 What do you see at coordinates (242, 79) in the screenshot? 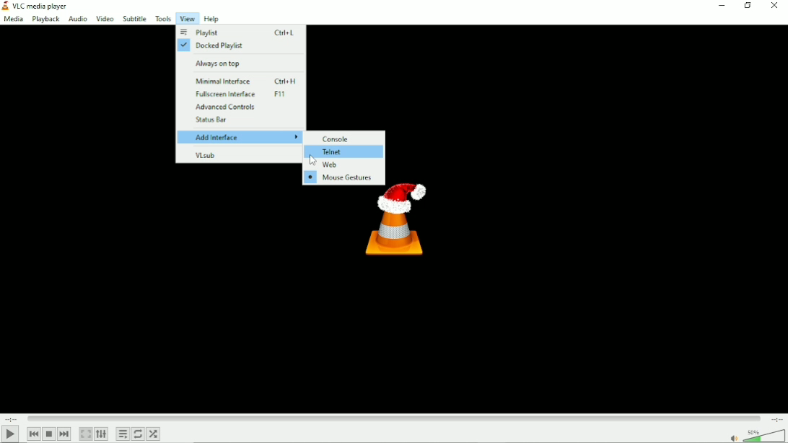
I see `Minimal interface` at bounding box center [242, 79].